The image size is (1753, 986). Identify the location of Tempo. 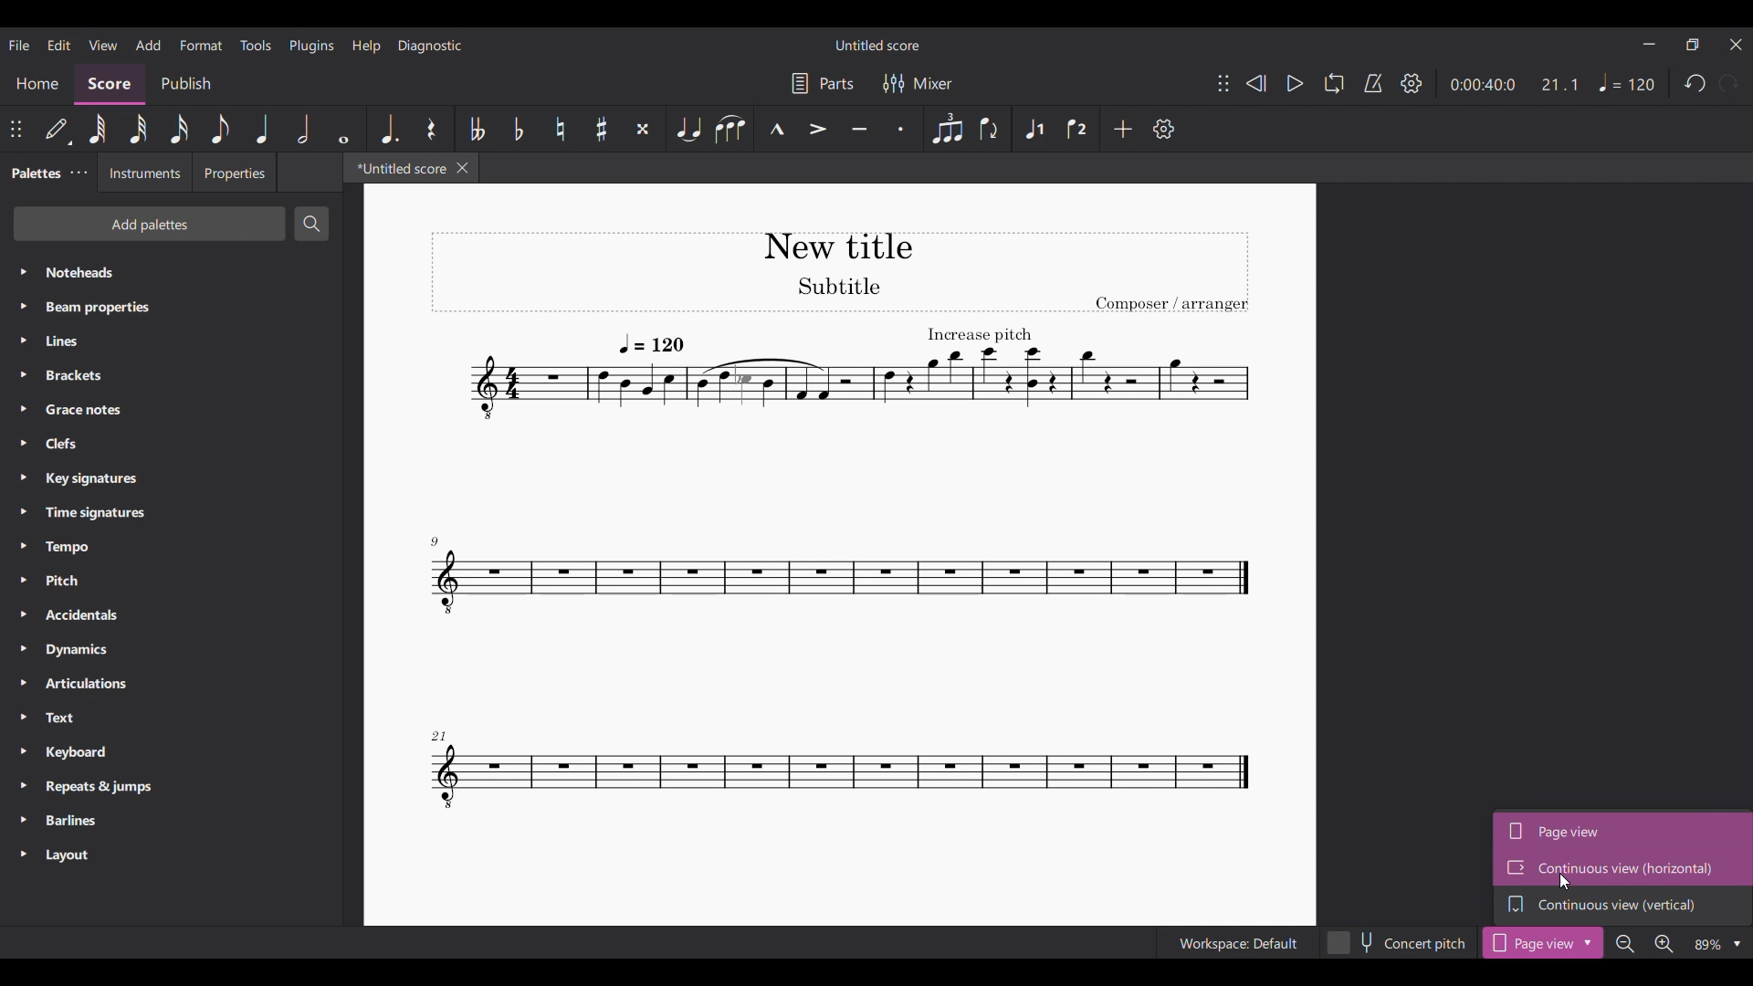
(1627, 82).